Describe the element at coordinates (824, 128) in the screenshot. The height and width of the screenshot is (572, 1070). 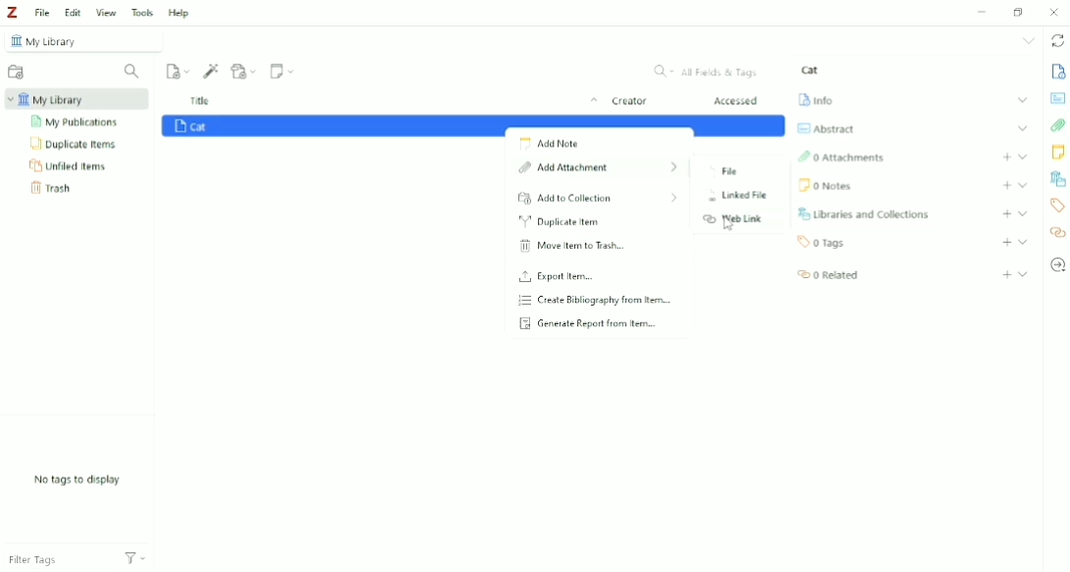
I see `Abstract` at that location.